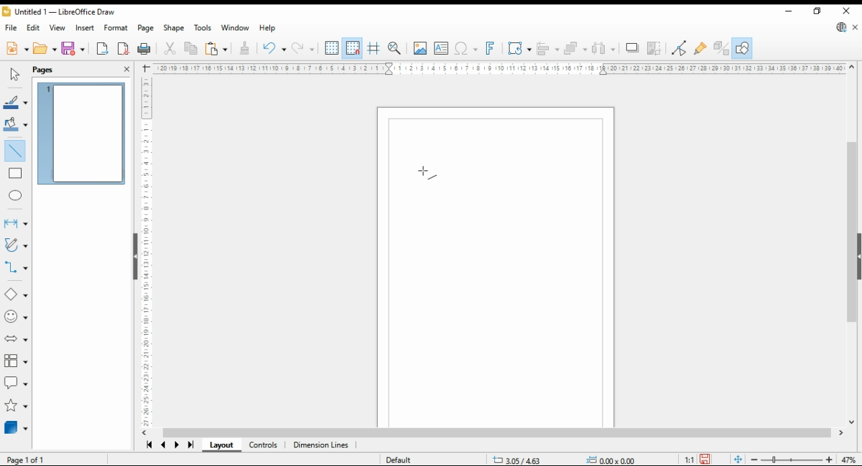 The image size is (862, 466). What do you see at coordinates (126, 68) in the screenshot?
I see `close pane` at bounding box center [126, 68].